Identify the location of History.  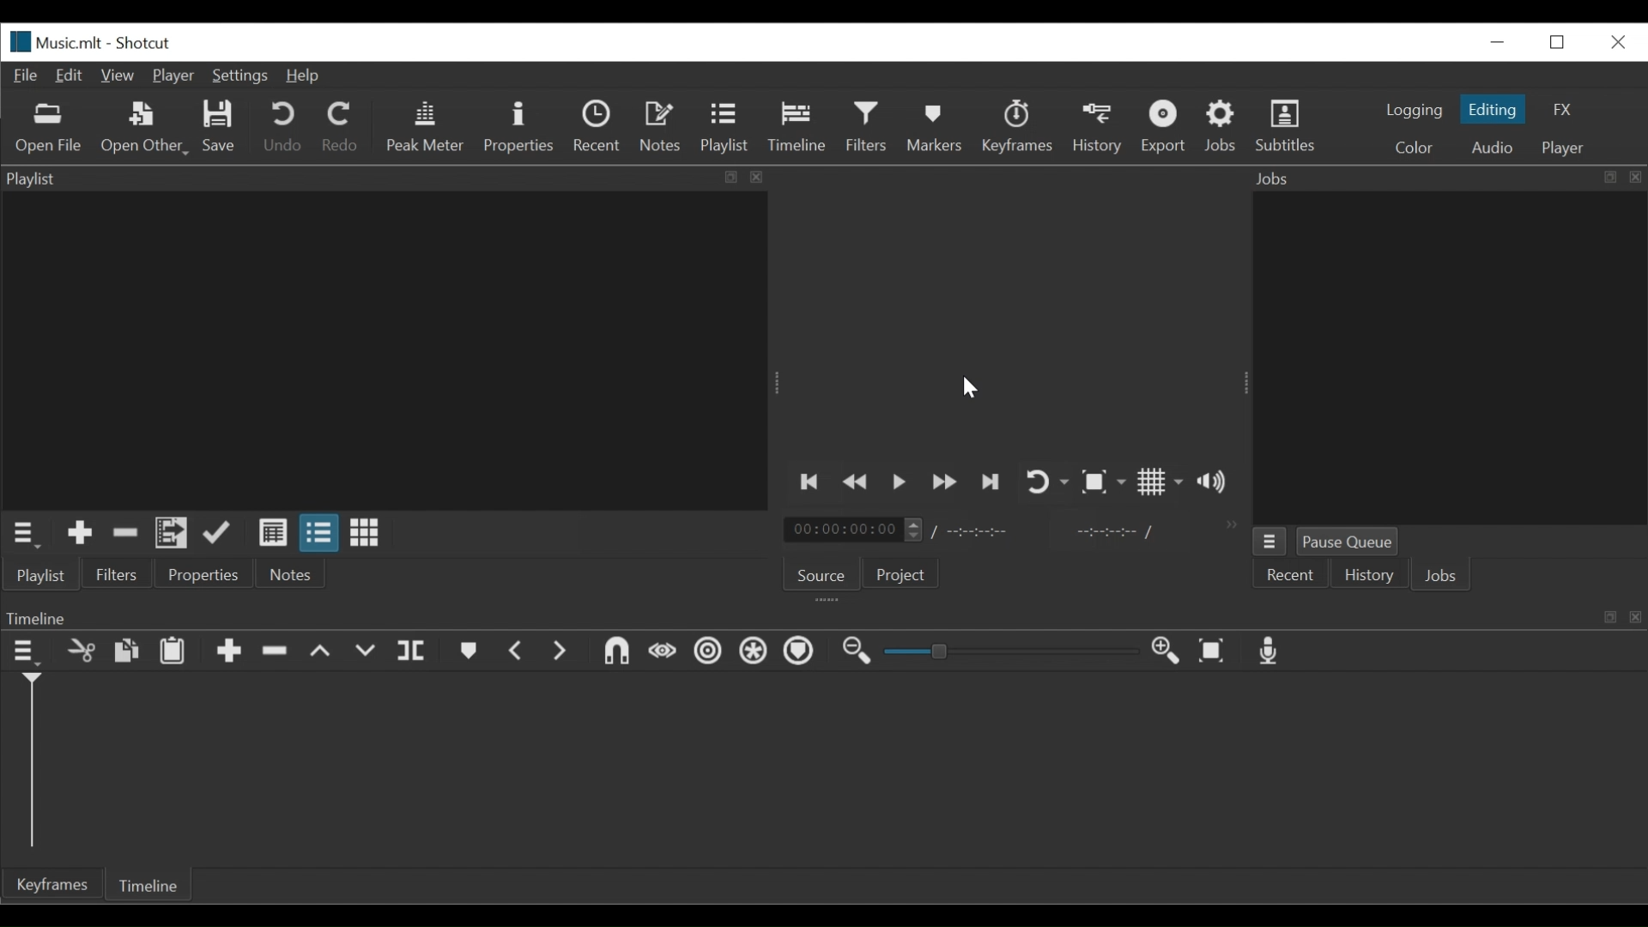
(1368, 573).